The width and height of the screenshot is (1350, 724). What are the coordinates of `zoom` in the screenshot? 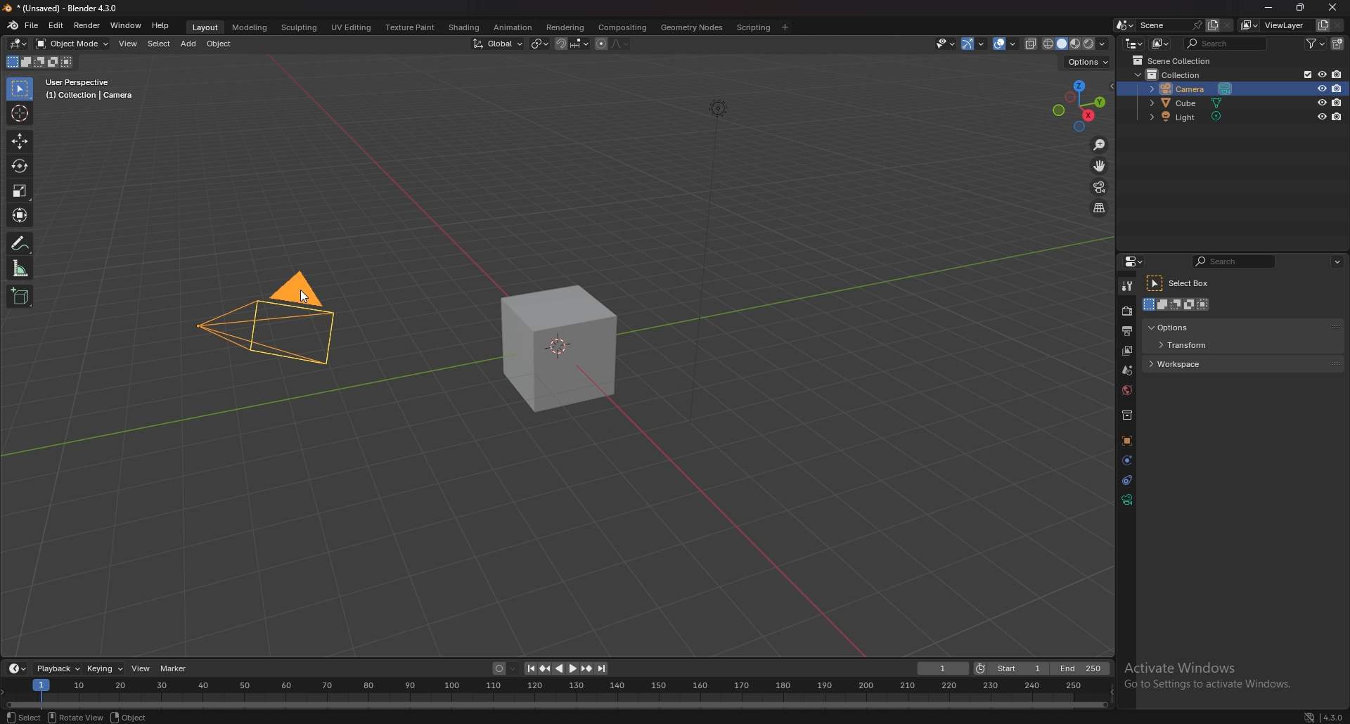 It's located at (1098, 144).